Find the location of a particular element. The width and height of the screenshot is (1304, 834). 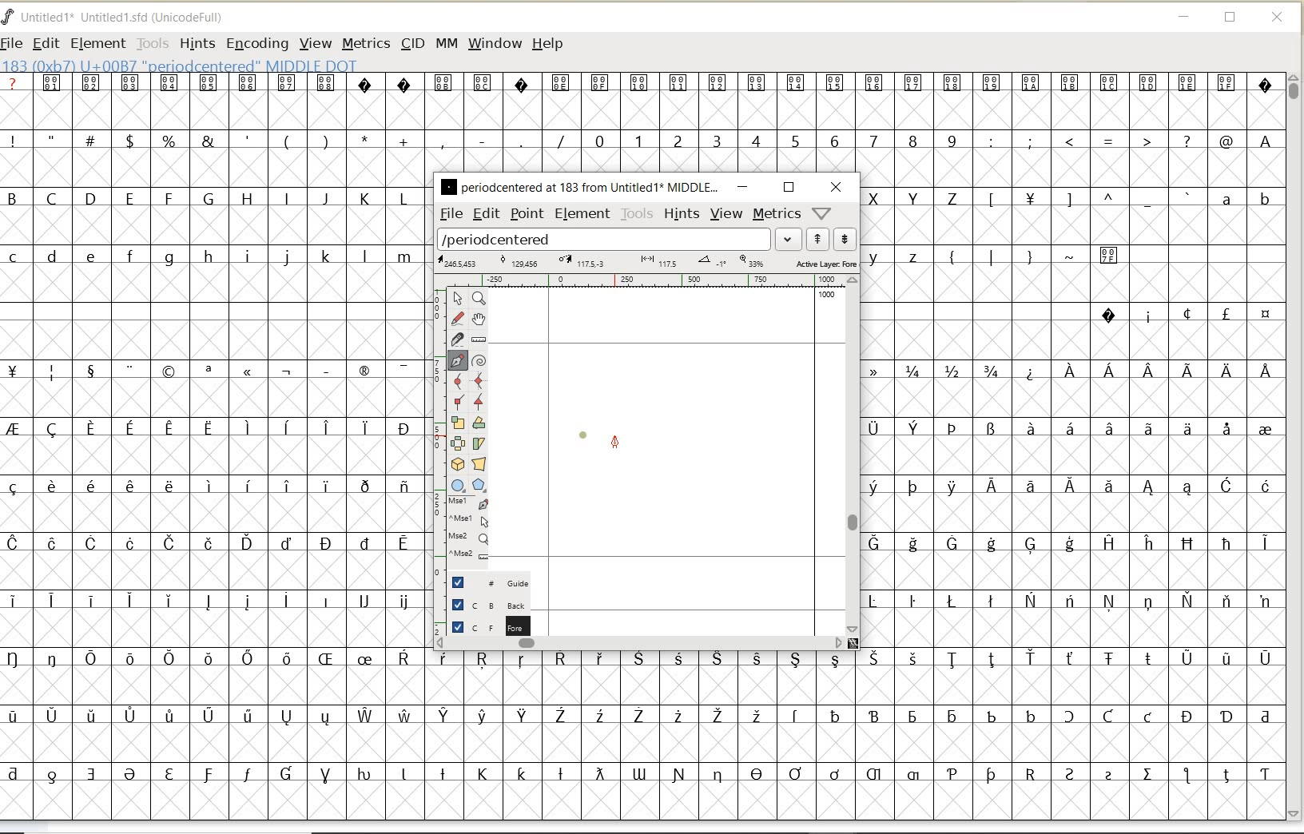

pointer is located at coordinates (457, 299).